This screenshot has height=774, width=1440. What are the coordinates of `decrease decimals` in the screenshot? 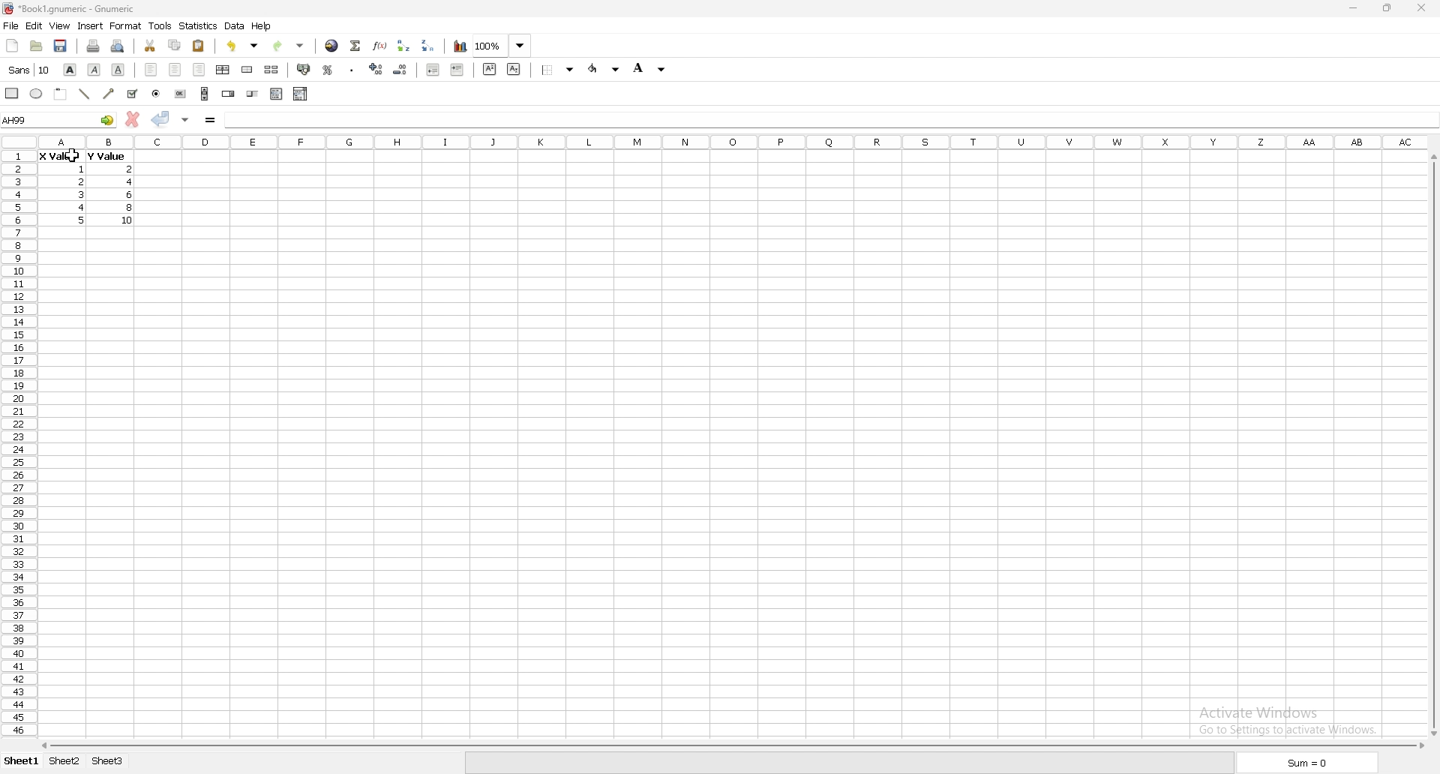 It's located at (400, 70).